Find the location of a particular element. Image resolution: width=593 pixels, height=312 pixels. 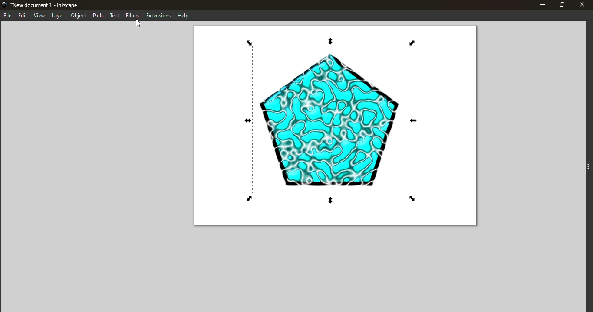

Filters is located at coordinates (134, 16).